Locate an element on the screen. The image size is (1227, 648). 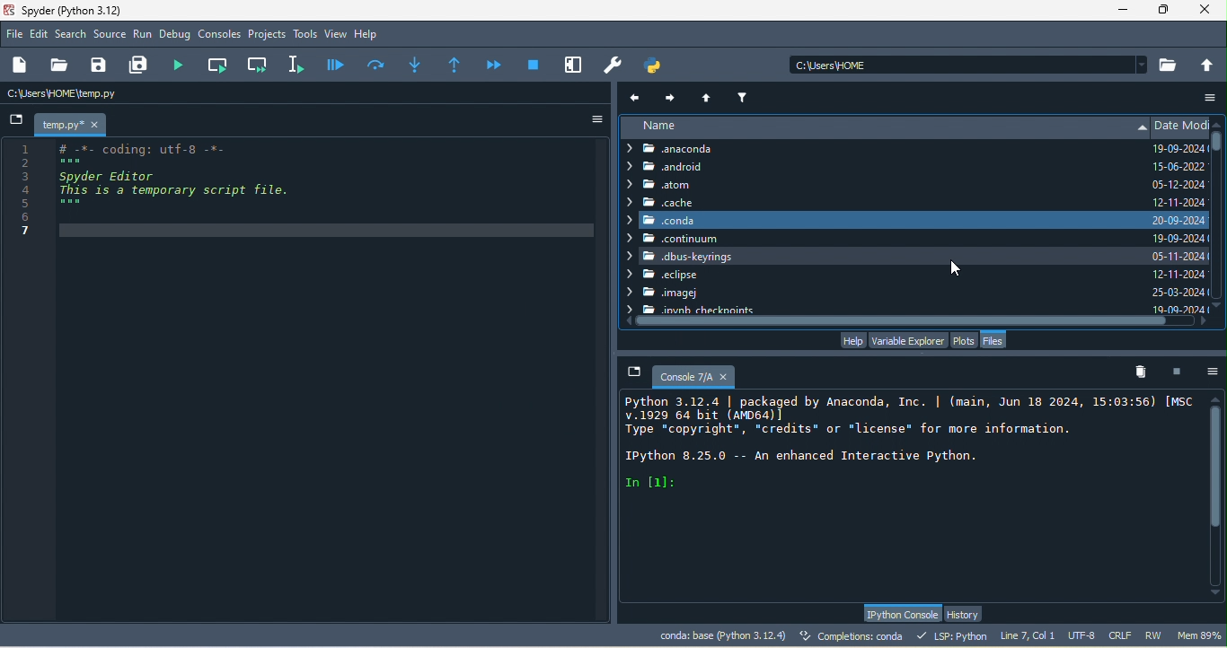
pythonpath manager is located at coordinates (658, 66).